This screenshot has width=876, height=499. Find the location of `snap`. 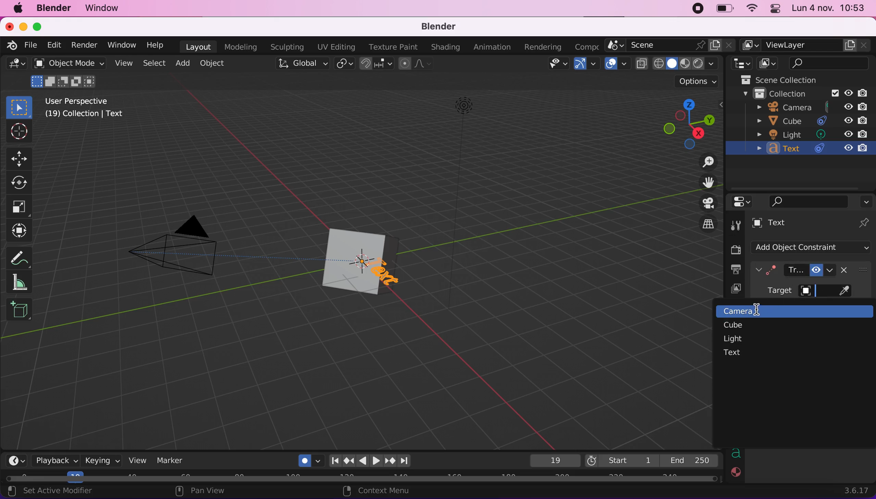

snap is located at coordinates (375, 64).